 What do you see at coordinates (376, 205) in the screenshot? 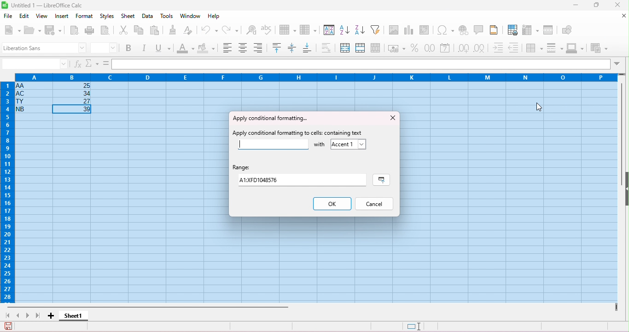
I see `cancel` at bounding box center [376, 205].